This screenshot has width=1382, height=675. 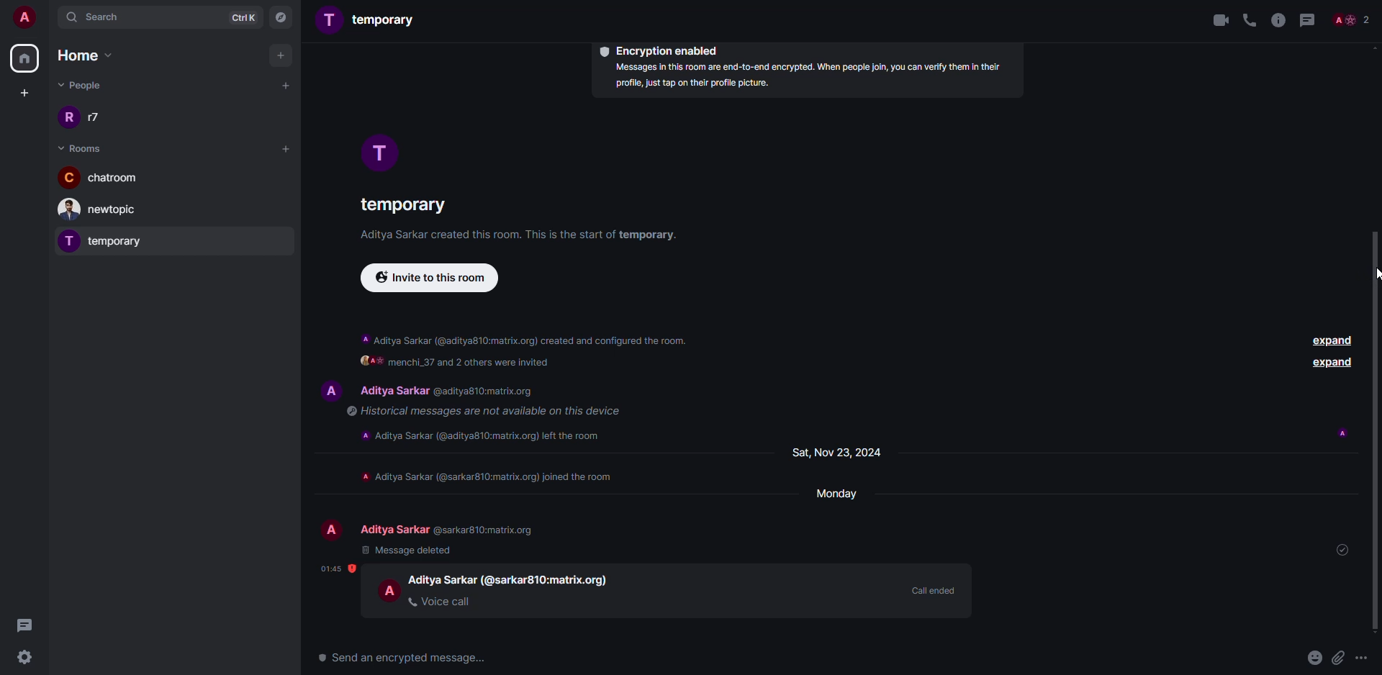 What do you see at coordinates (1314, 656) in the screenshot?
I see `emoji` at bounding box center [1314, 656].